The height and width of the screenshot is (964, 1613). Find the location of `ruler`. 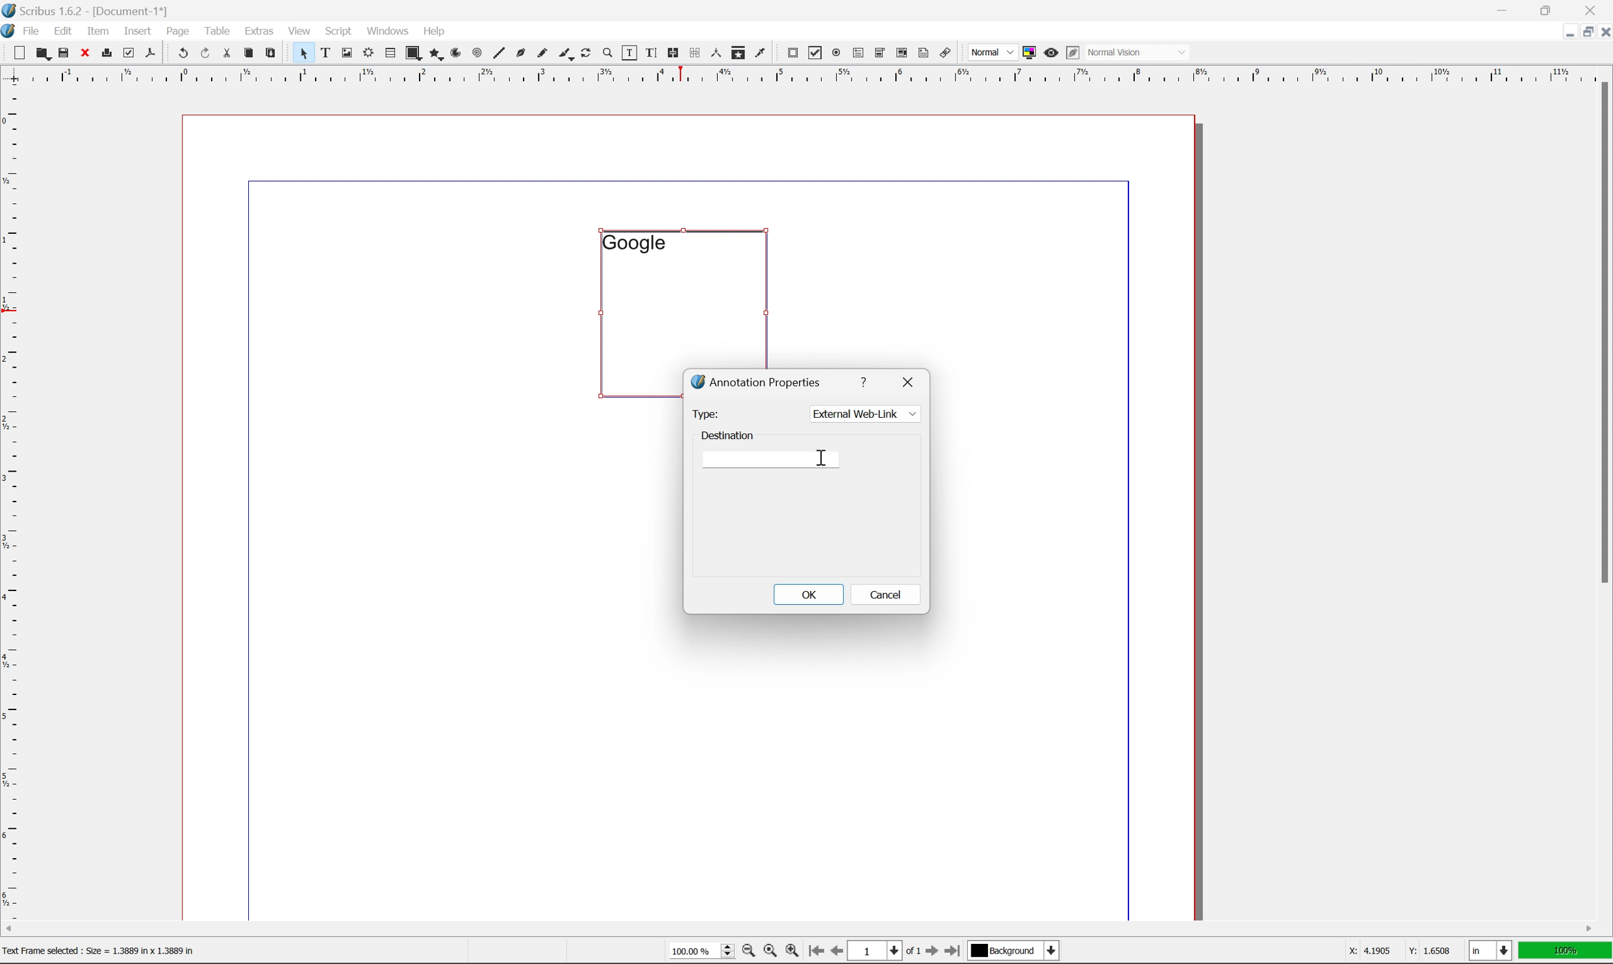

ruler is located at coordinates (806, 73).